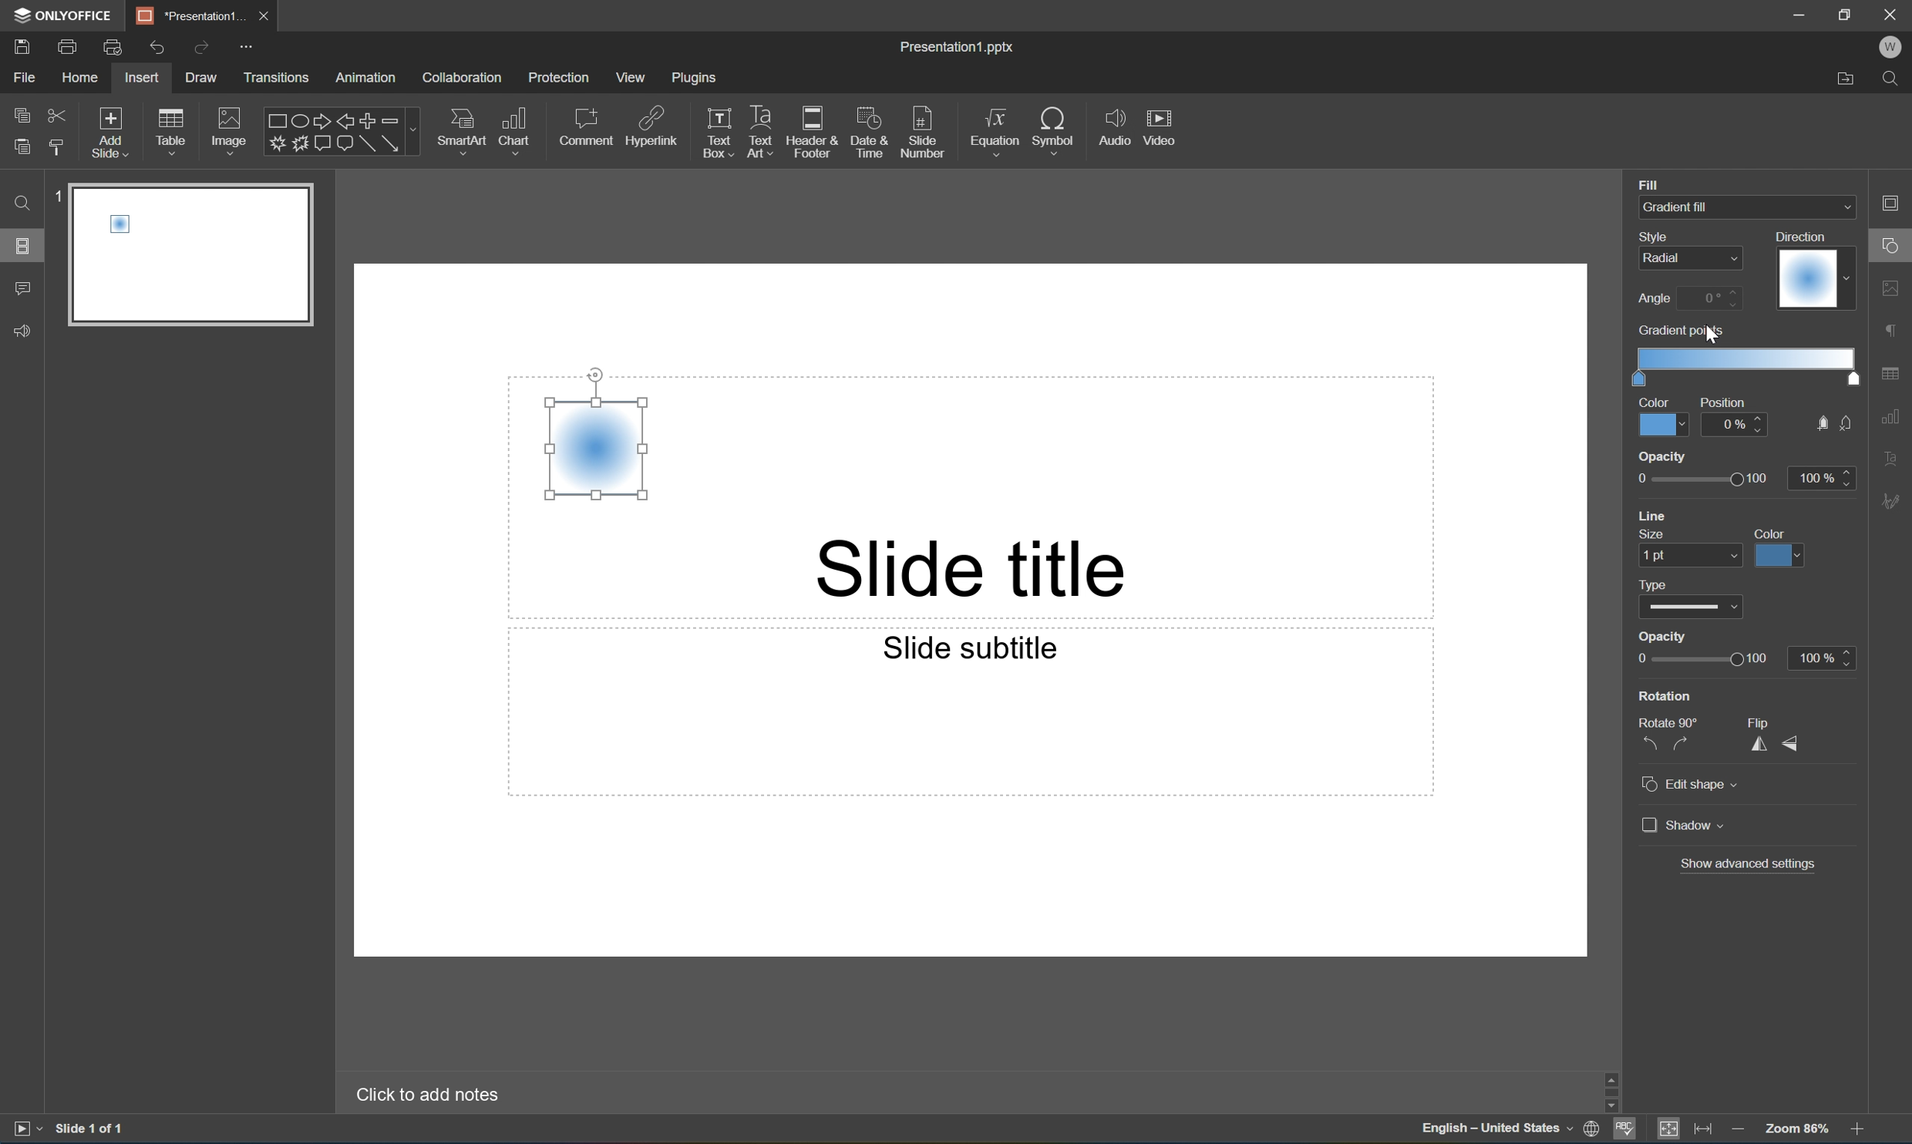 Image resolution: width=1912 pixels, height=1144 pixels. I want to click on Insert, so click(141, 78).